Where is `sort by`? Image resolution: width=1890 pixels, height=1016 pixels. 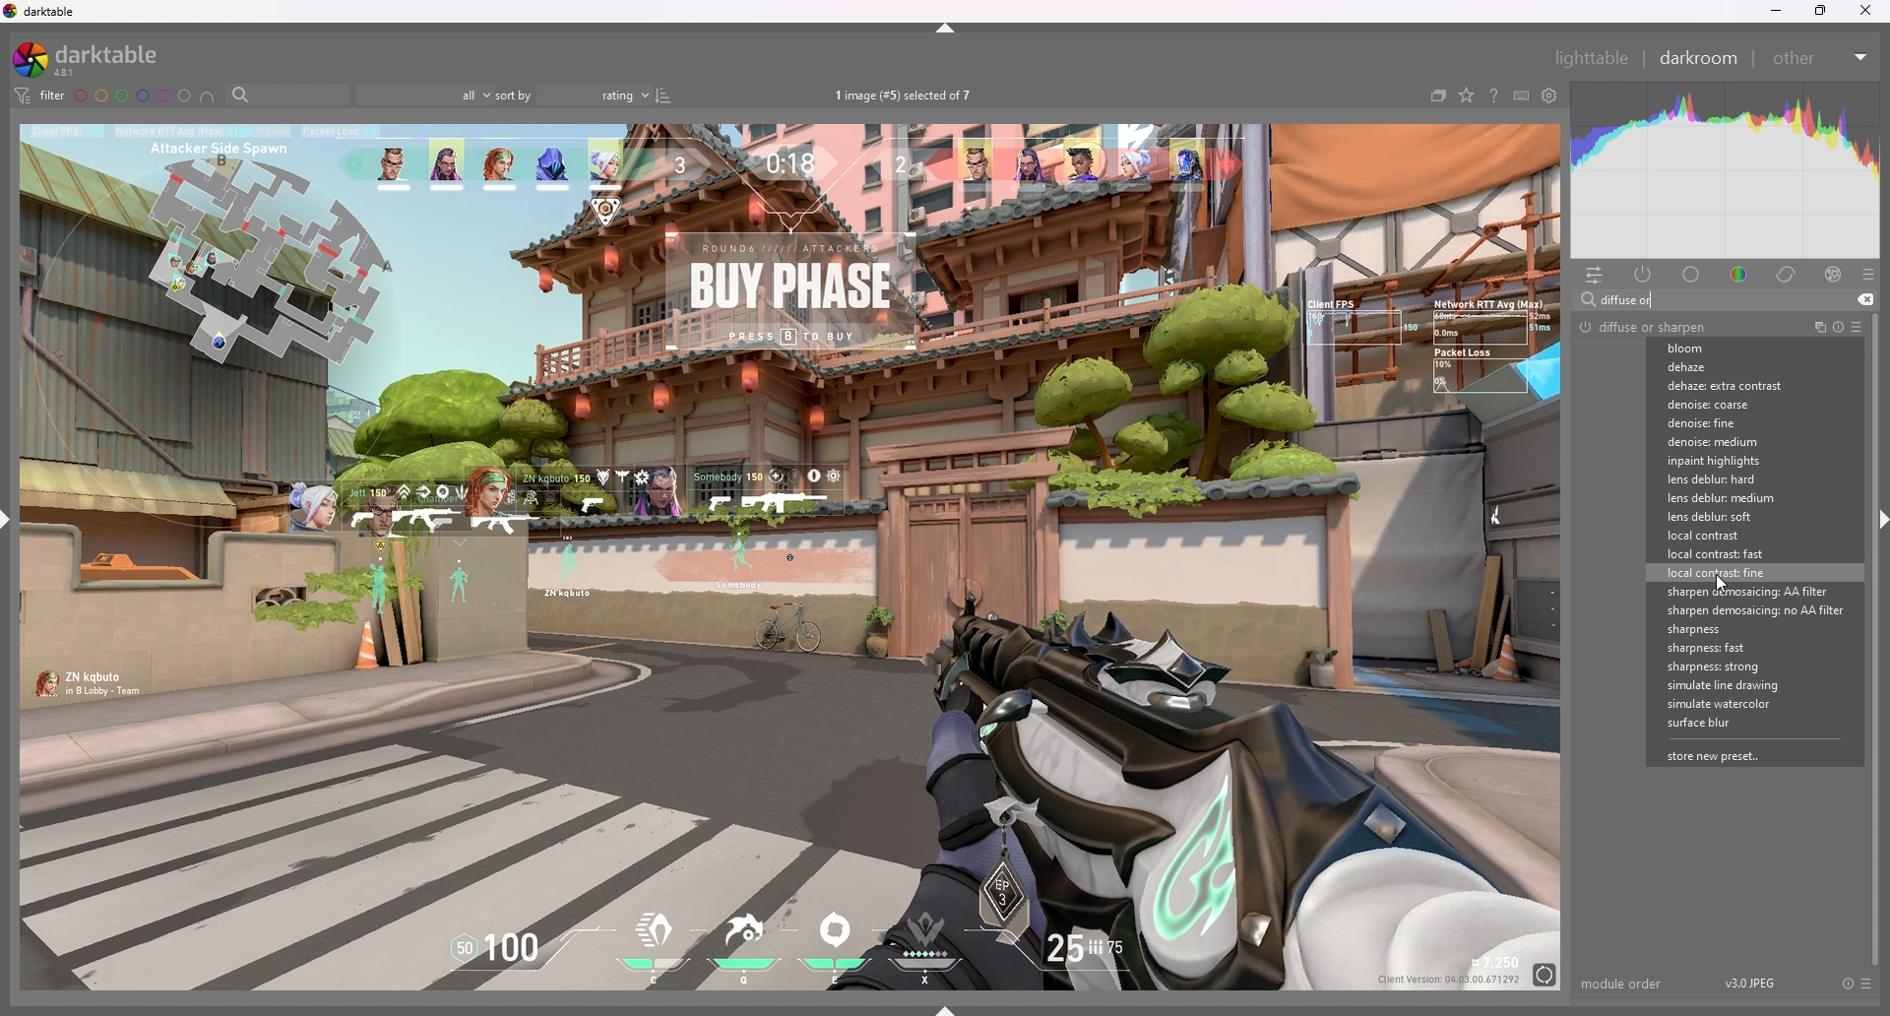
sort by is located at coordinates (573, 95).